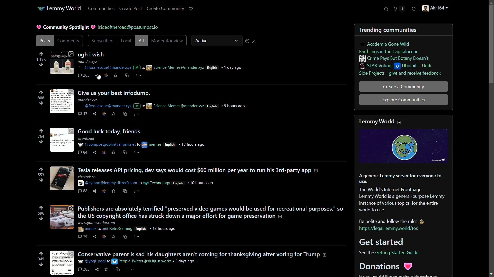 Image resolution: width=494 pixels, height=277 pixels. What do you see at coordinates (403, 30) in the screenshot?
I see `communities` at bounding box center [403, 30].